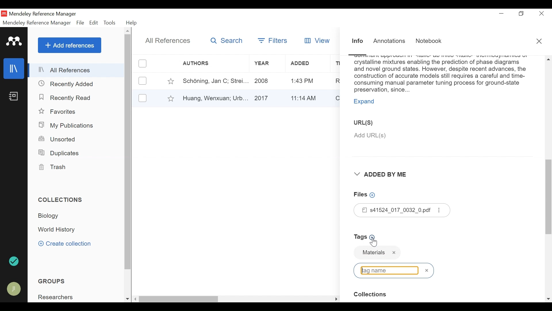 This screenshot has width=552, height=311. Describe the element at coordinates (306, 97) in the screenshot. I see `Added` at that location.